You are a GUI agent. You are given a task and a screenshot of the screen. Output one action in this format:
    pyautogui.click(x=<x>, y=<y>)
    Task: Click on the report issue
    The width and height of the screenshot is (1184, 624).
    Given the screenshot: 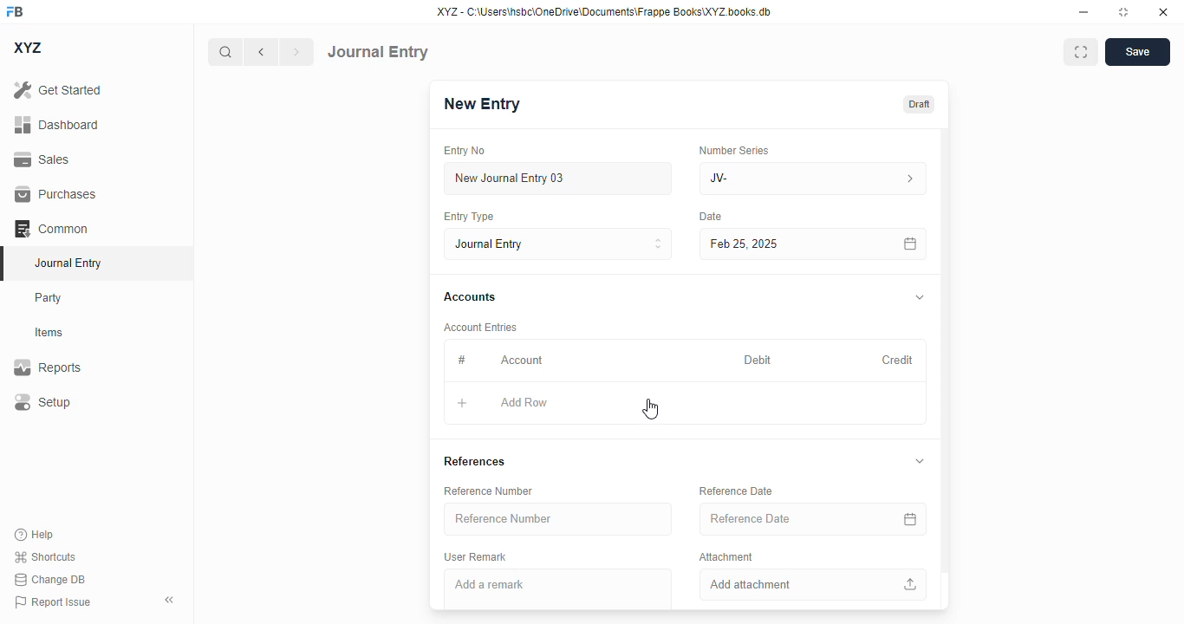 What is the action you would take?
    pyautogui.click(x=53, y=602)
    